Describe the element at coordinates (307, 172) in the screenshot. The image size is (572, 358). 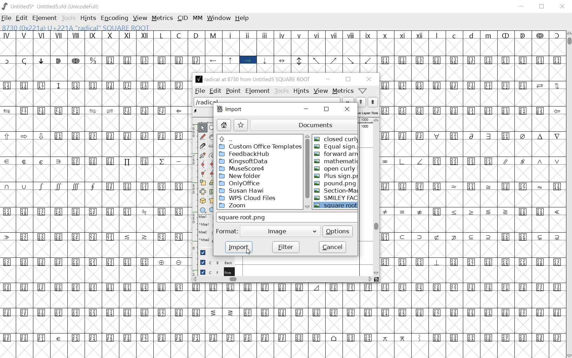
I see `scrollbar` at that location.